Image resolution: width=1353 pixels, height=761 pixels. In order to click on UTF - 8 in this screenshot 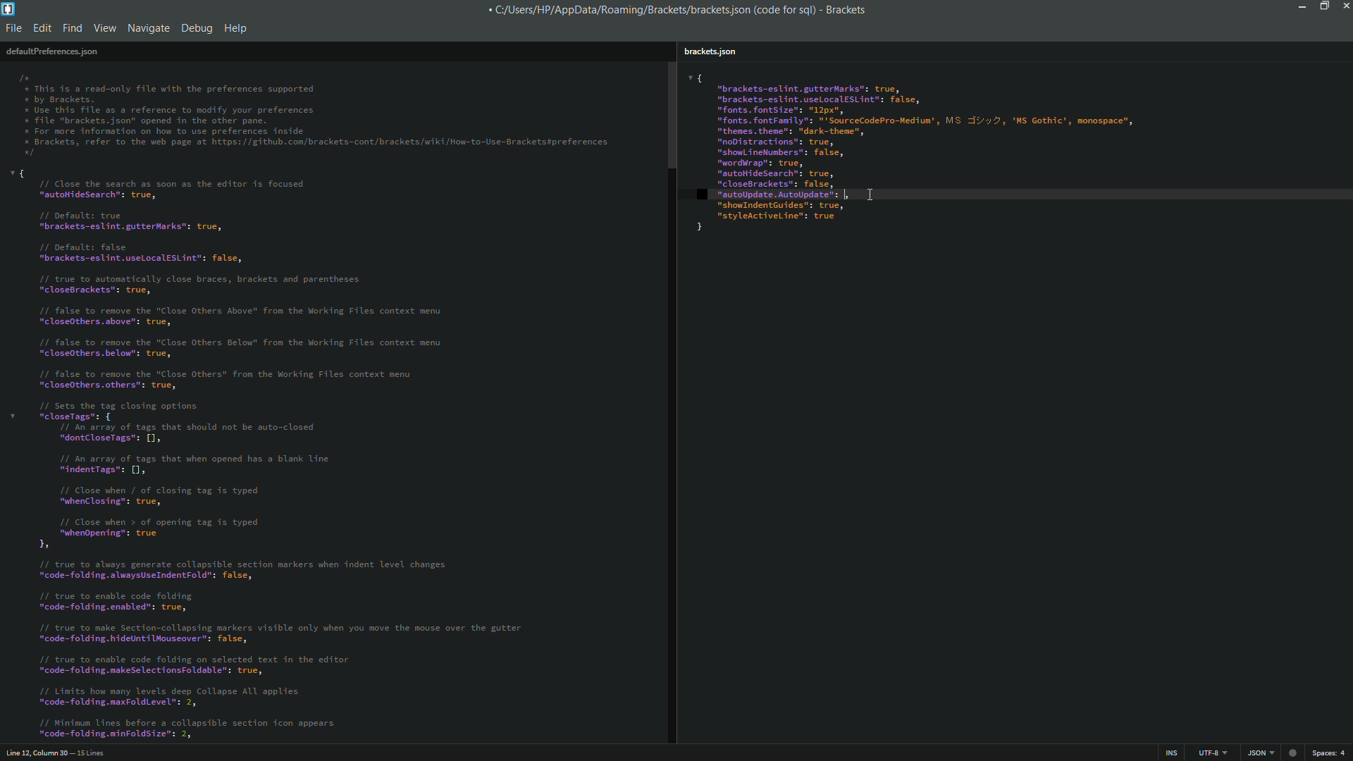, I will do `click(1209, 752)`.